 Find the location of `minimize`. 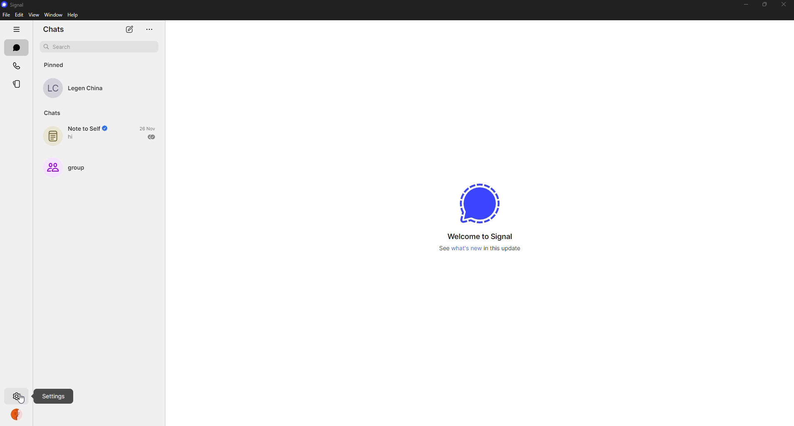

minimize is located at coordinates (744, 5).